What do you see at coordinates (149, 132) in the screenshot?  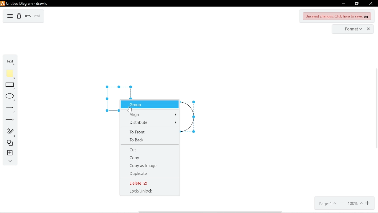 I see `to front` at bounding box center [149, 132].